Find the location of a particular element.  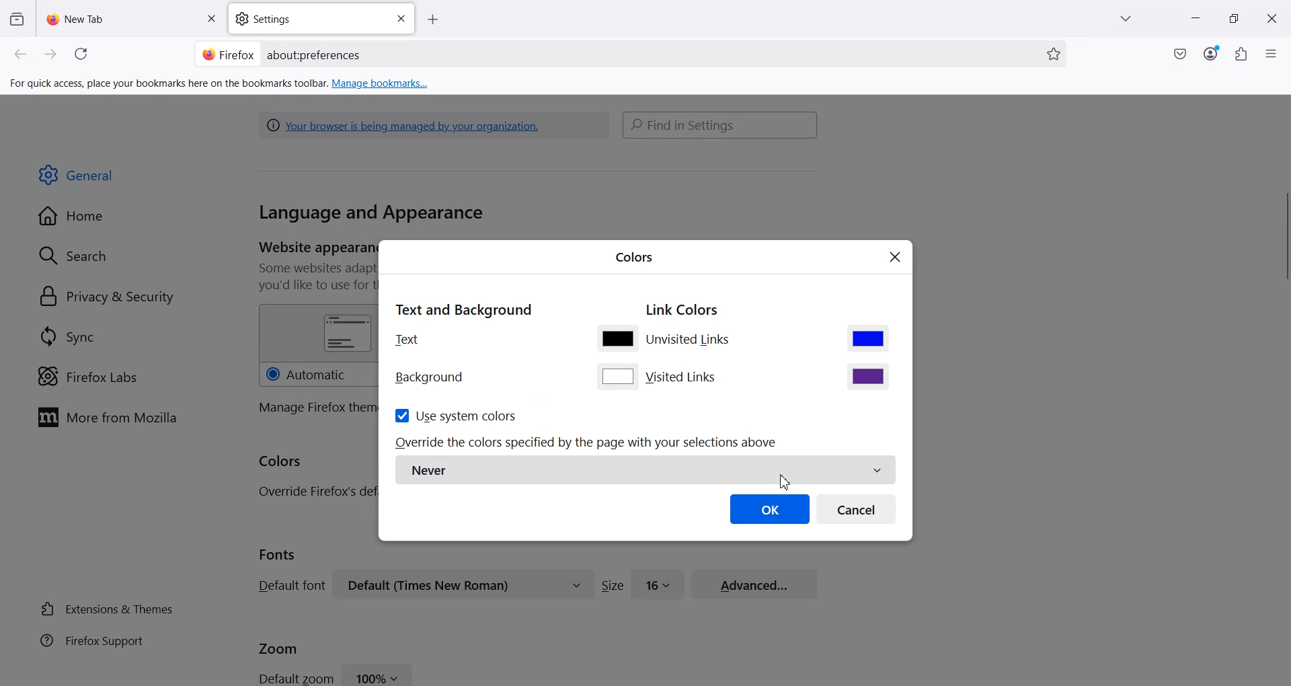

Close is located at coordinates (896, 258).